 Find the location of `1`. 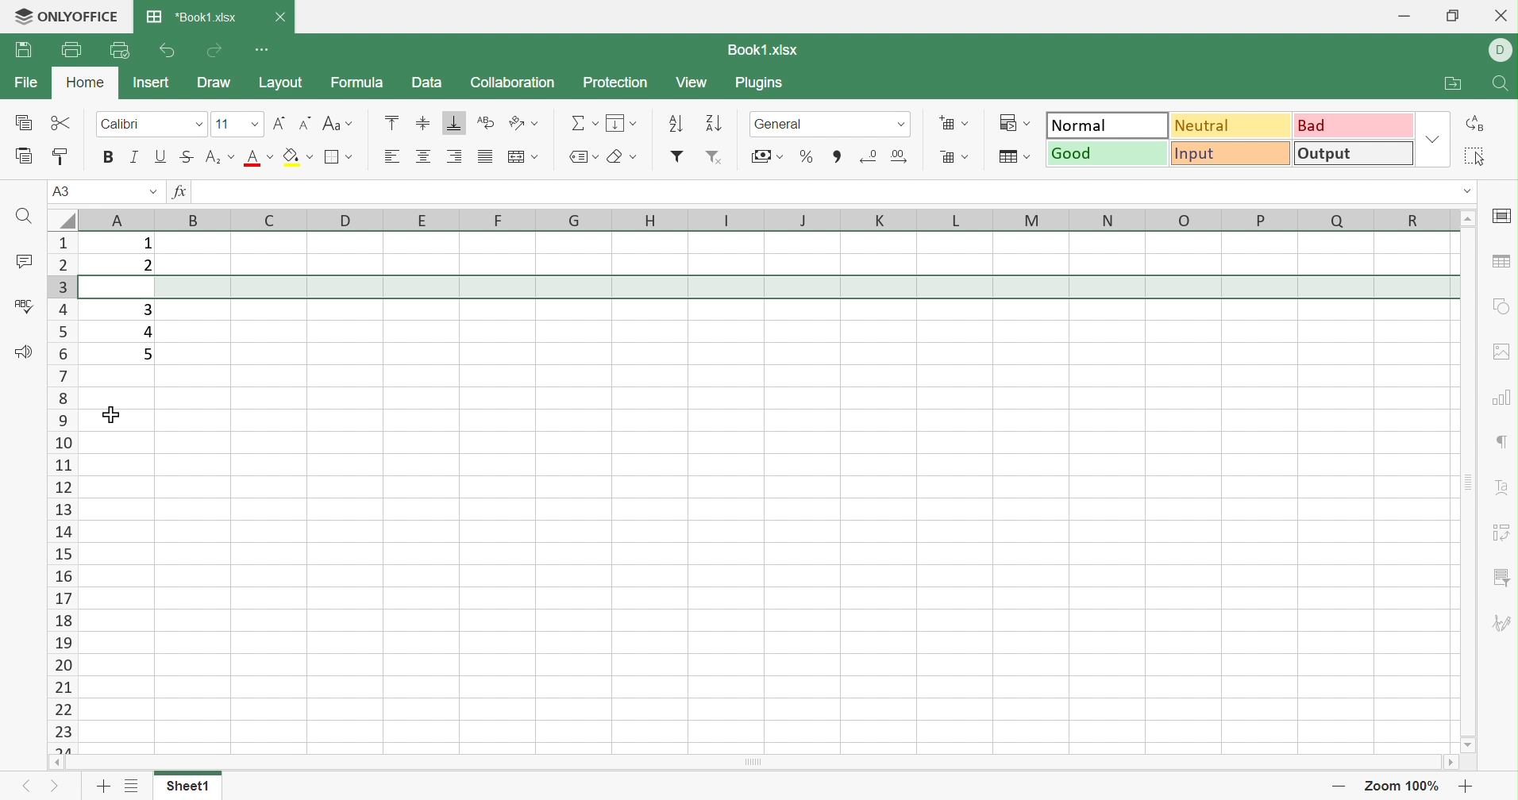

1 is located at coordinates (146, 243).